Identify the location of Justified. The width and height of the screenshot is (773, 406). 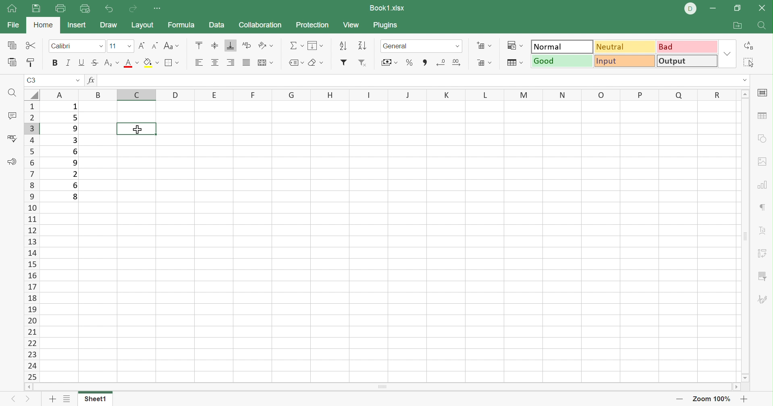
(247, 63).